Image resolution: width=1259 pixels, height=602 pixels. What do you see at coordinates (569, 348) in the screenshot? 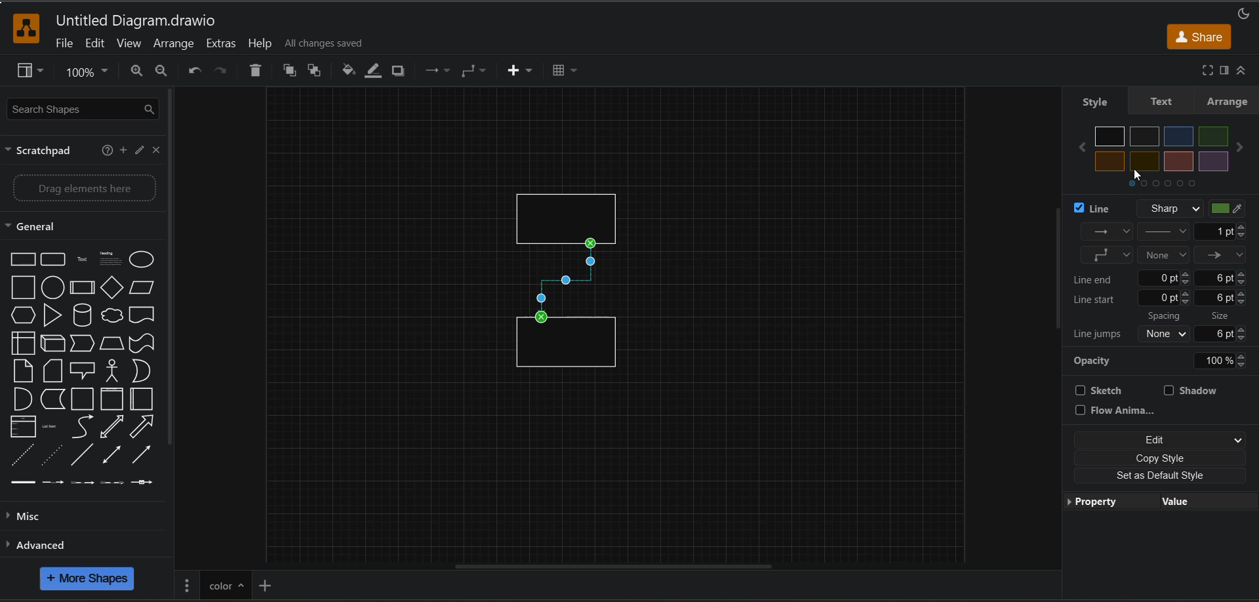
I see `rectangle` at bounding box center [569, 348].